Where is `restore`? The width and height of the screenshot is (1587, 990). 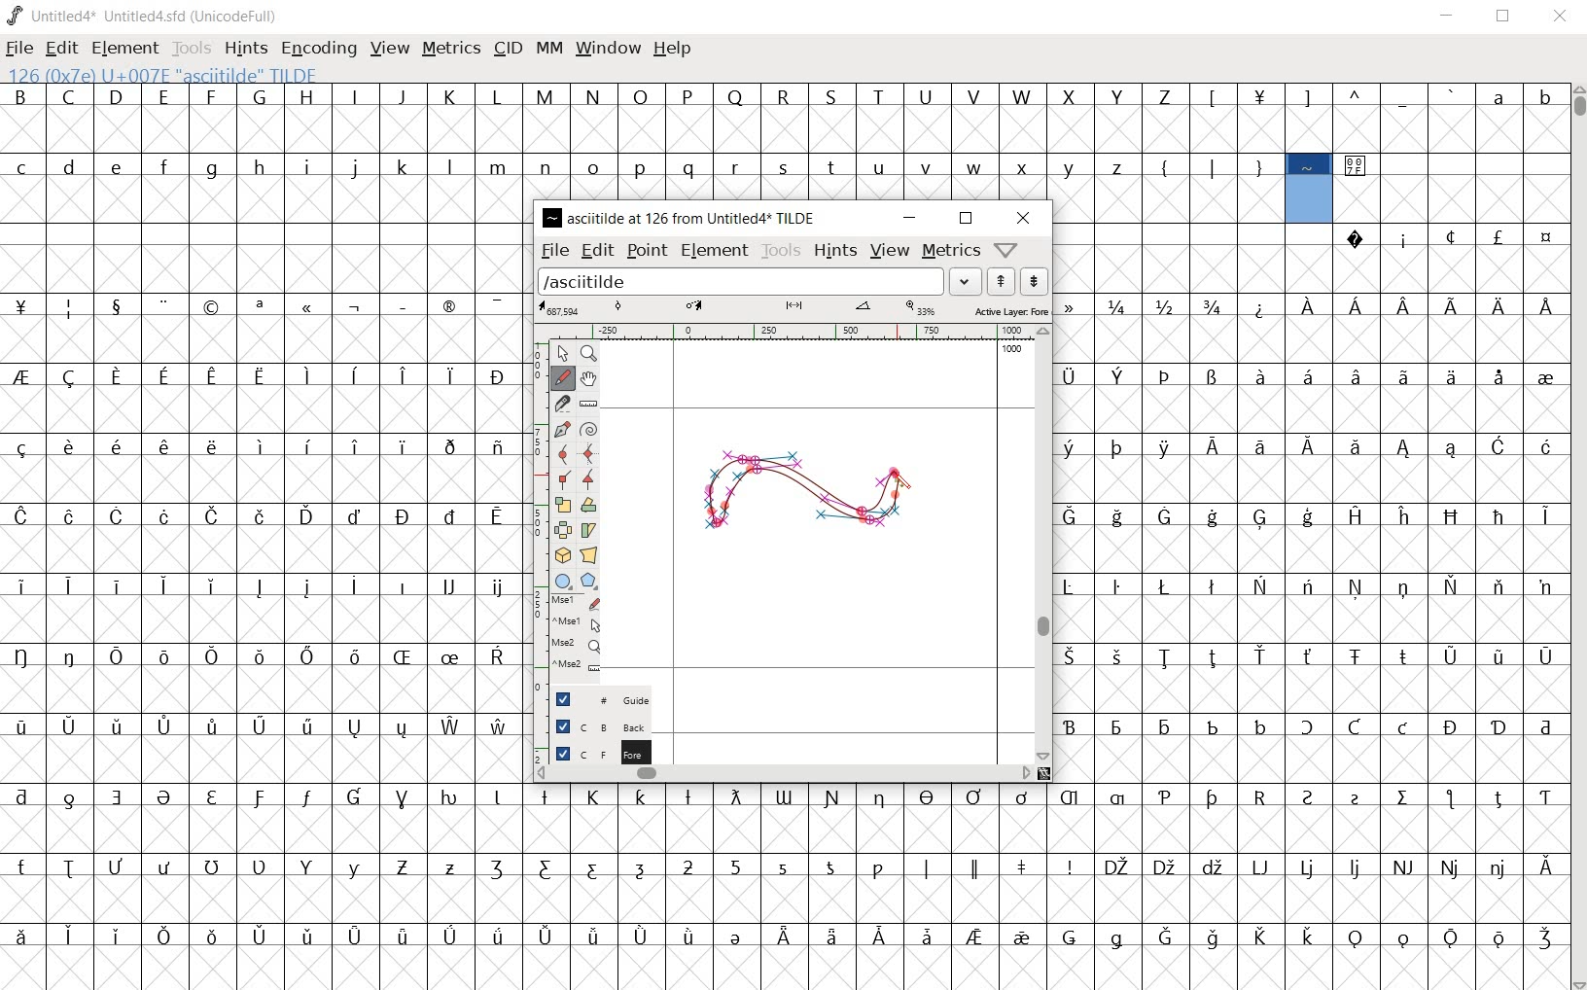
restore is located at coordinates (967, 219).